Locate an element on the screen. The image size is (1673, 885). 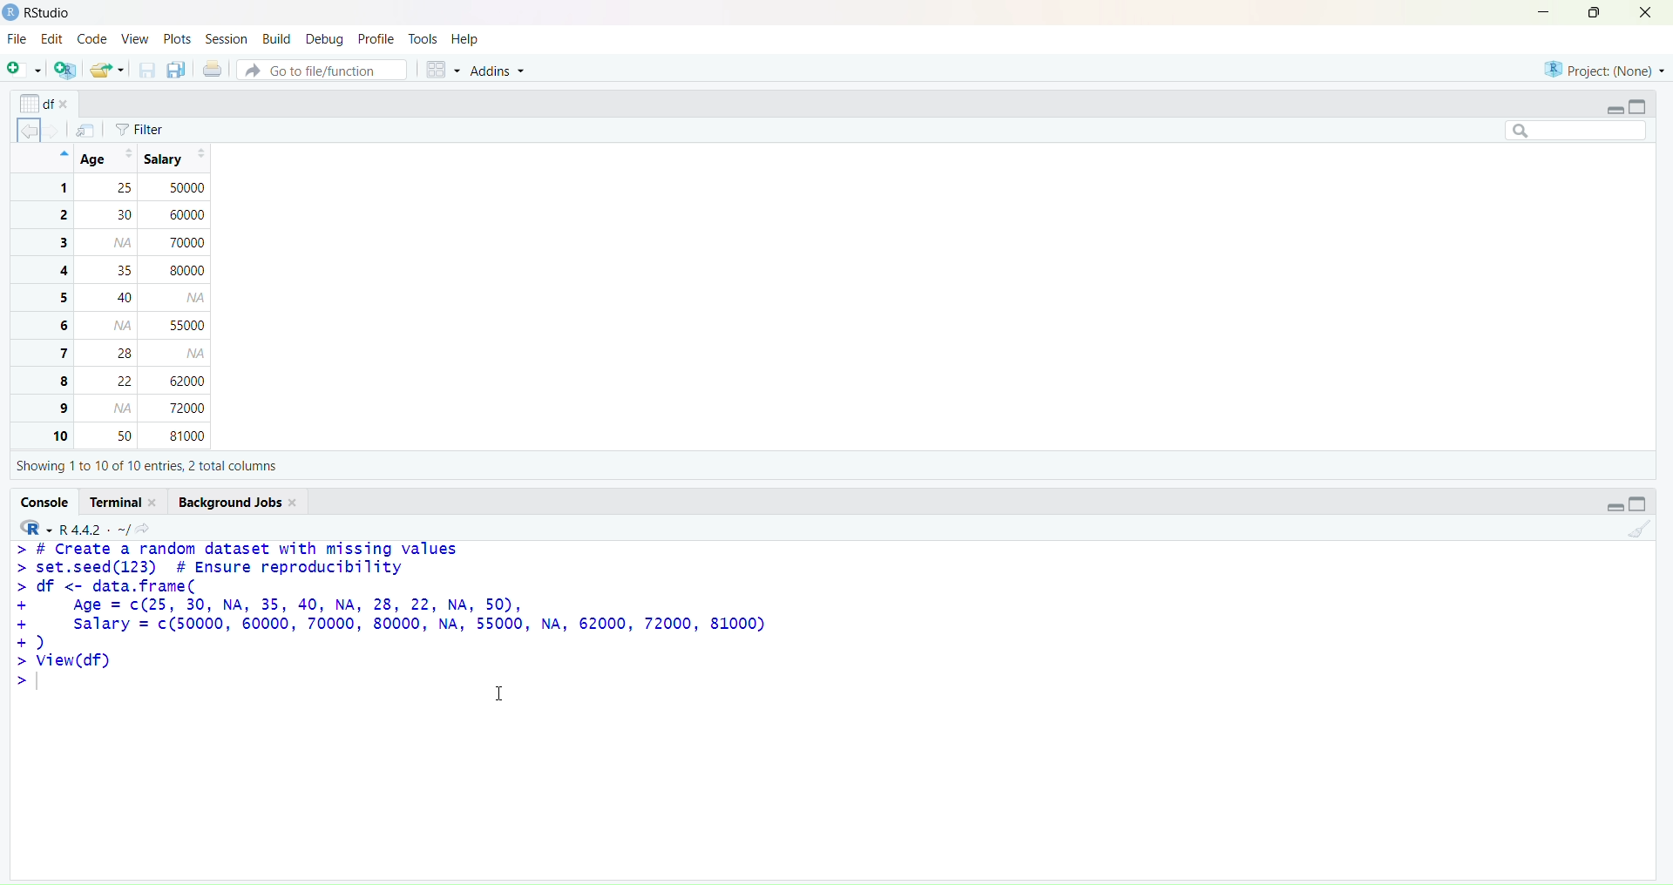
new script is located at coordinates (22, 72).